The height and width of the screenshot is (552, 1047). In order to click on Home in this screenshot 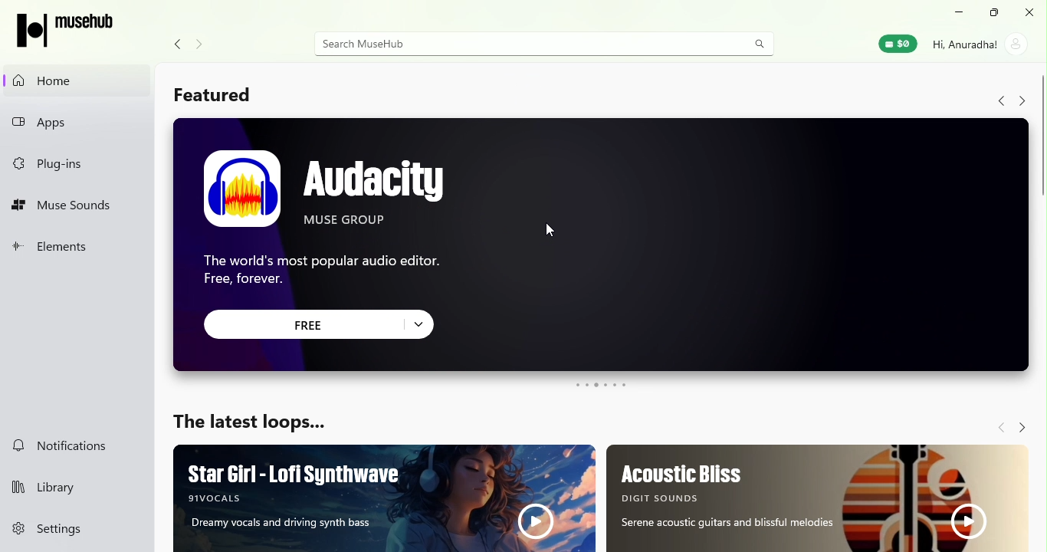, I will do `click(76, 80)`.